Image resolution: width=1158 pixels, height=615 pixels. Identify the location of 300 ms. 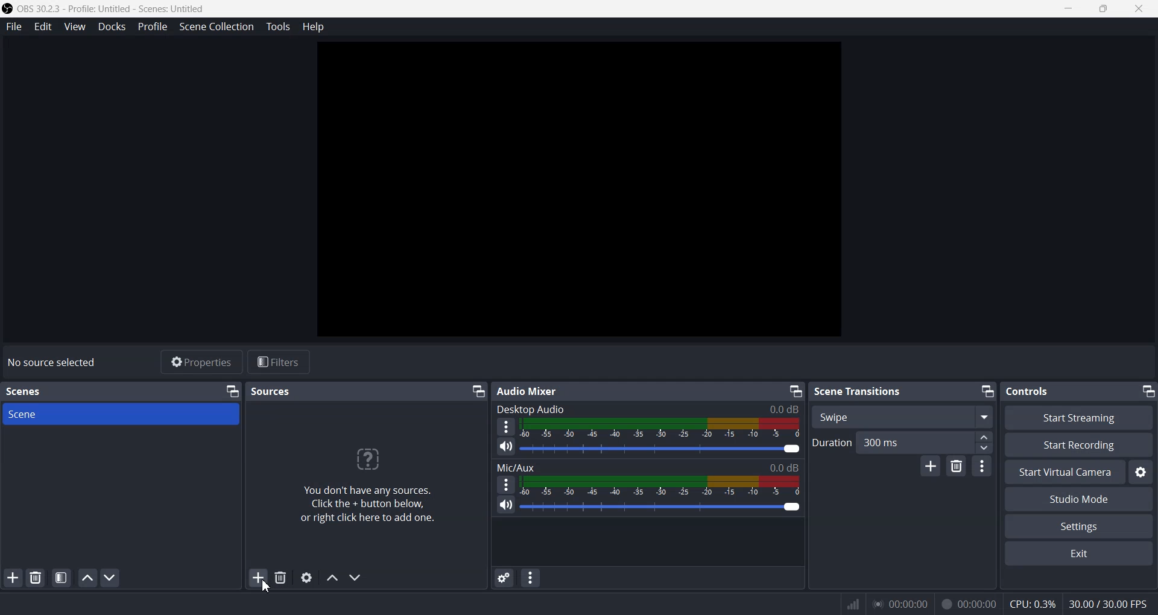
(927, 441).